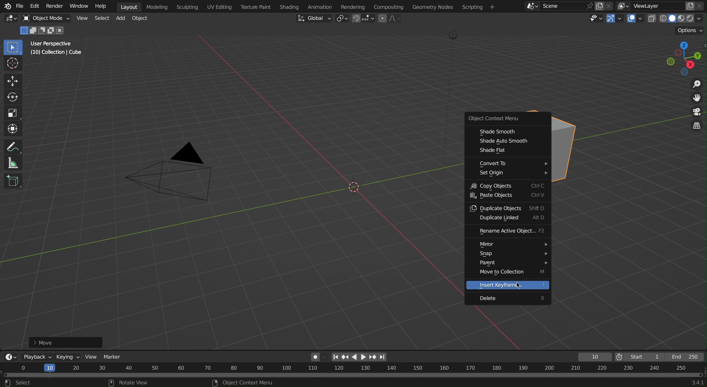  I want to click on Object, so click(49, 18).